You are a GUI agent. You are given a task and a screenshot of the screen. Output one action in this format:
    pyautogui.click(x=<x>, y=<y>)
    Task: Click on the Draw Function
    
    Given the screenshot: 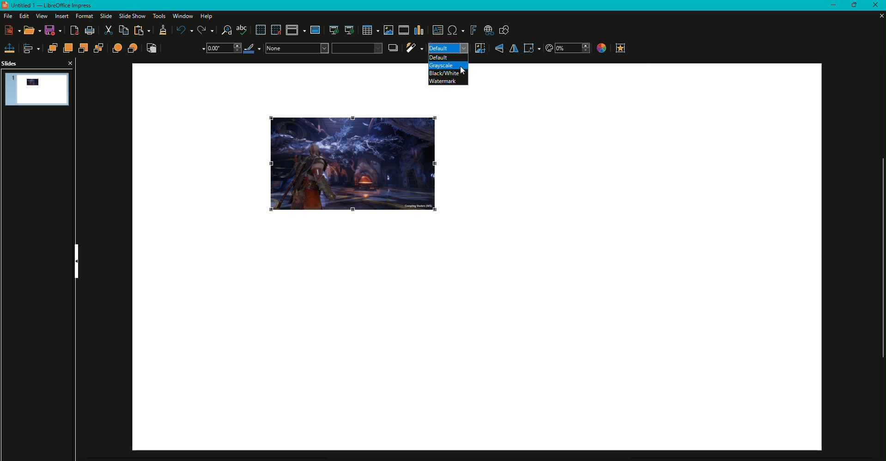 What is the action you would take?
    pyautogui.click(x=504, y=31)
    